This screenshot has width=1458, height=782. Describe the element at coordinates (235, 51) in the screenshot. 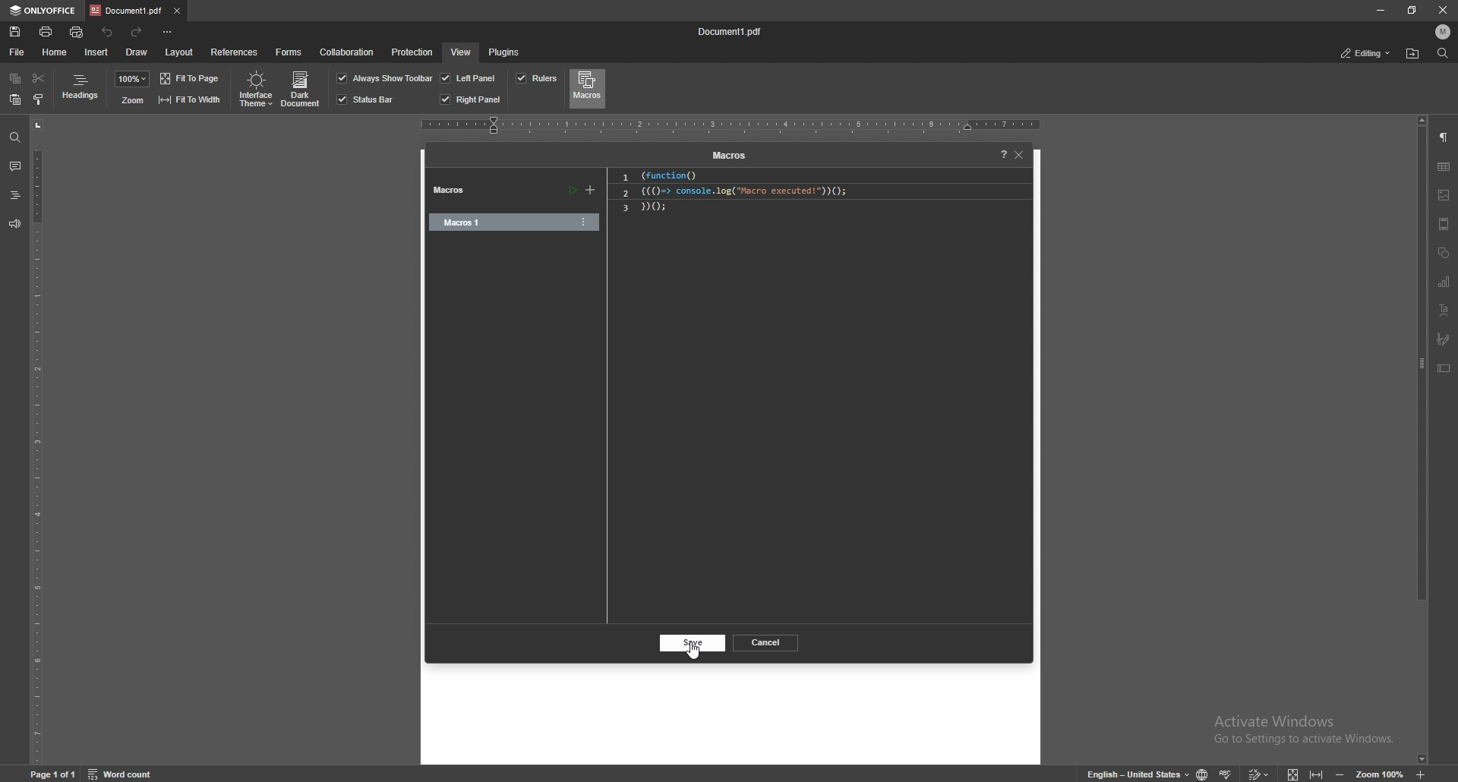

I see `references` at that location.